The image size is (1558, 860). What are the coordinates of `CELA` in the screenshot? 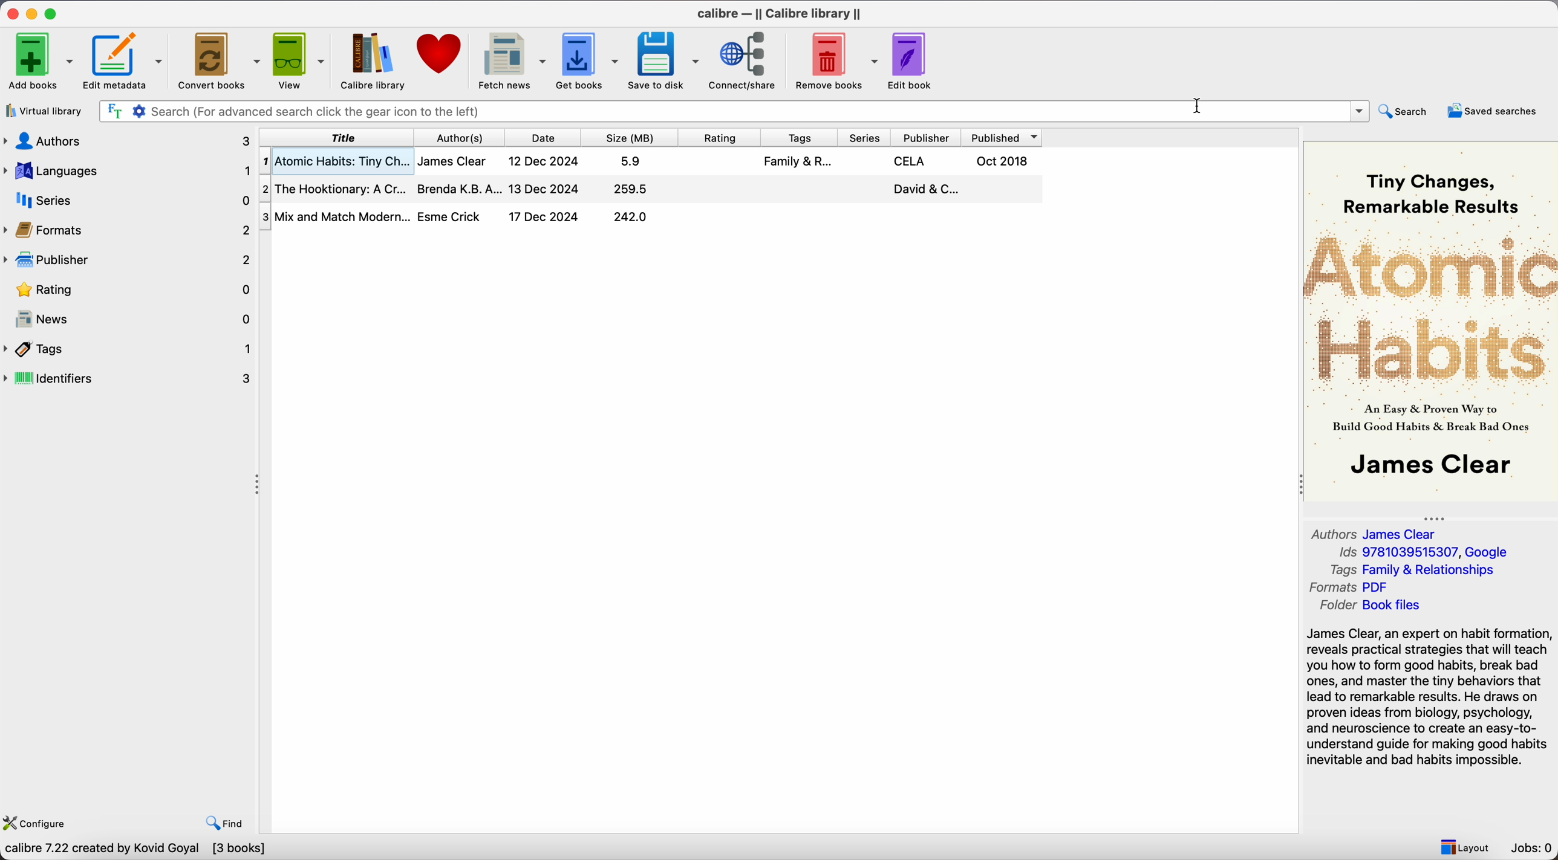 It's located at (912, 161).